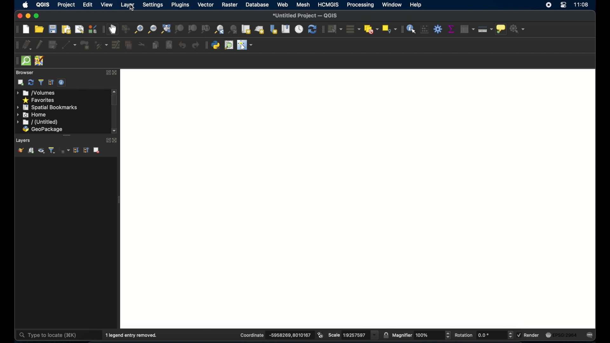  Describe the element at coordinates (424, 29) in the screenshot. I see `open field calculator` at that location.